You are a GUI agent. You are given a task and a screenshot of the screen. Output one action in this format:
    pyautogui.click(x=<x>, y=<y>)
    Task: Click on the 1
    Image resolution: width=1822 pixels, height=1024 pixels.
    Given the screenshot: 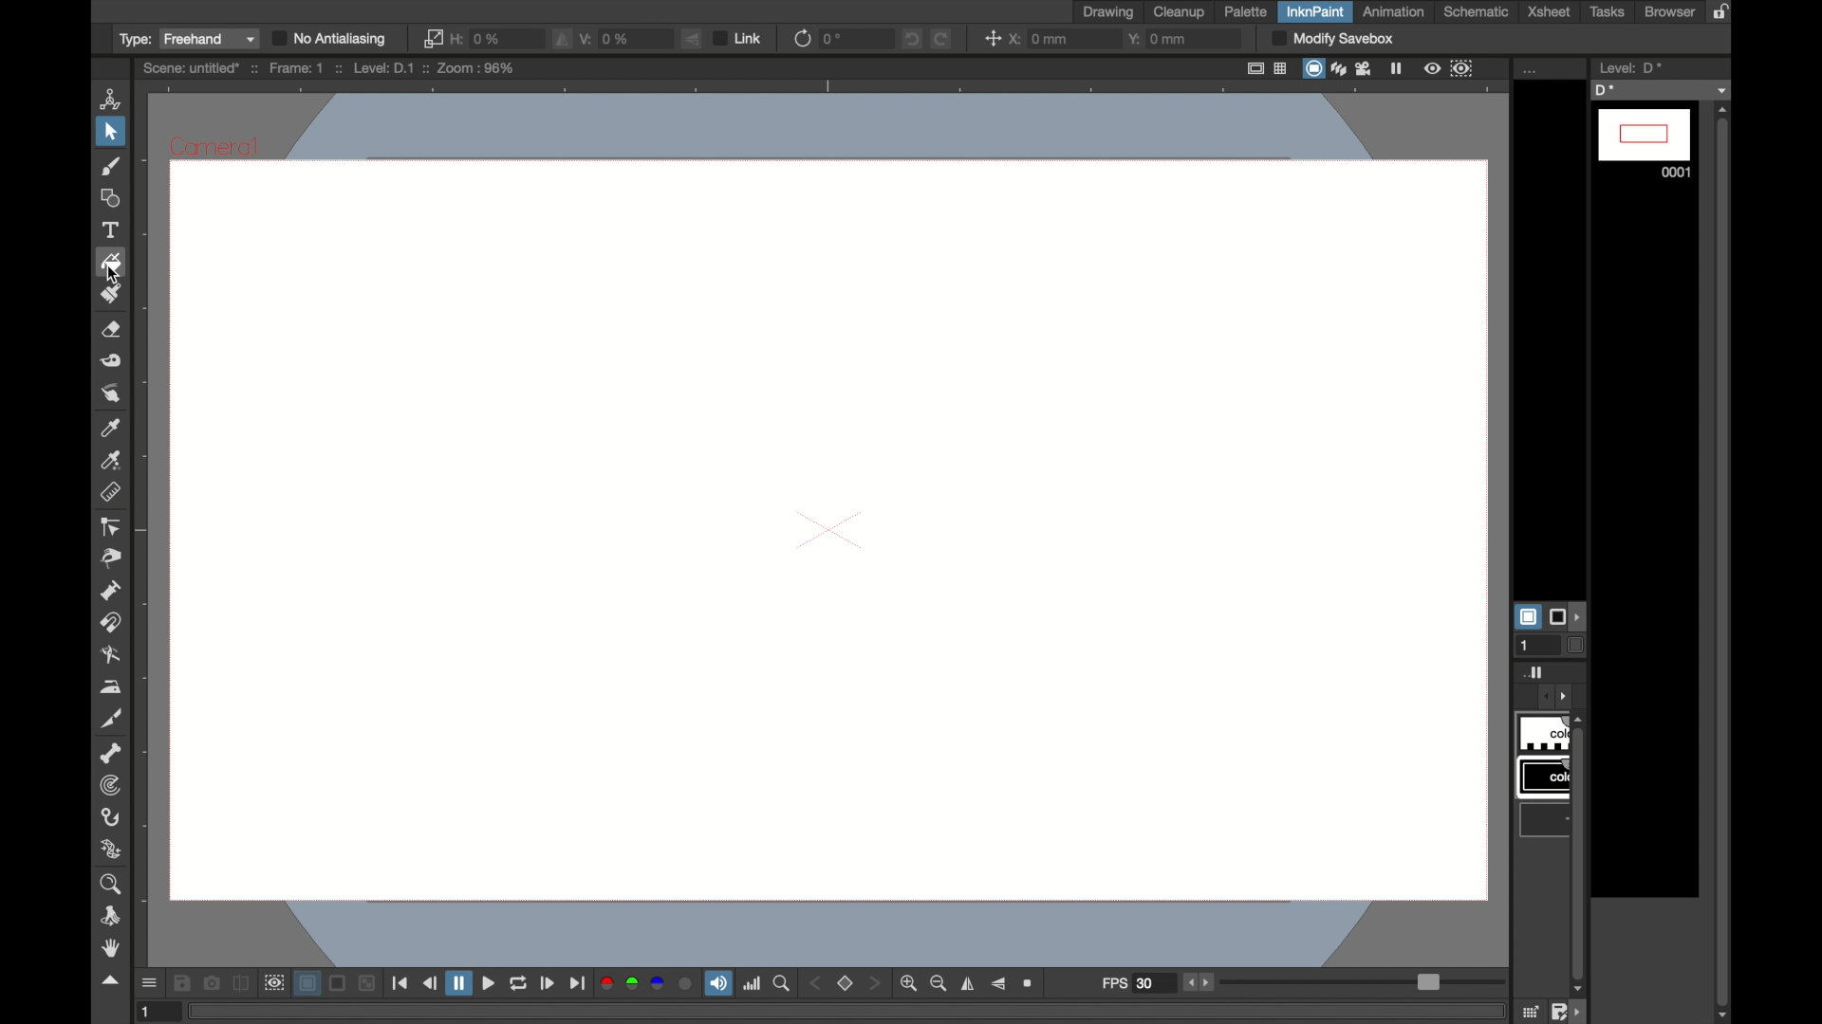 What is the action you would take?
    pyautogui.click(x=153, y=1013)
    